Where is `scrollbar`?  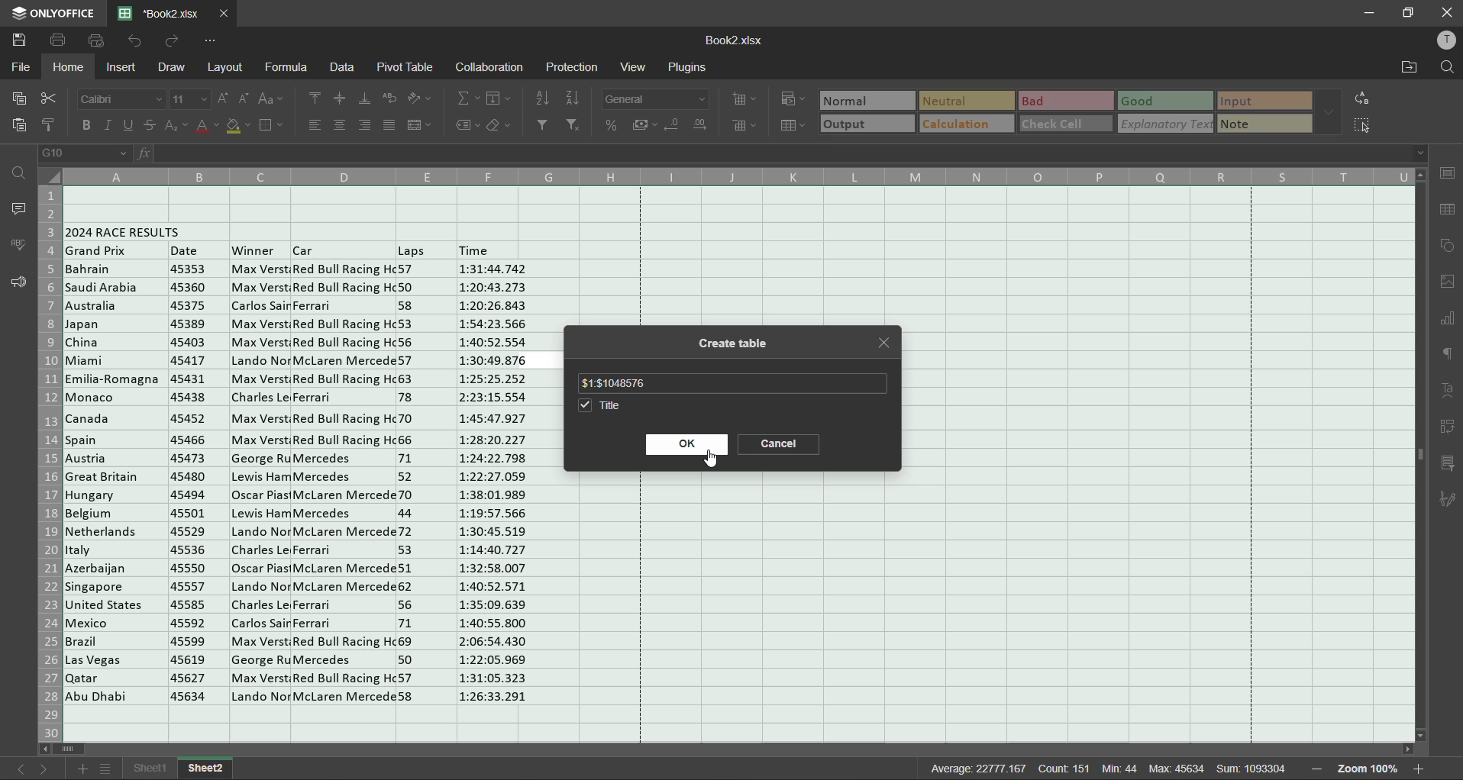 scrollbar is located at coordinates (1420, 455).